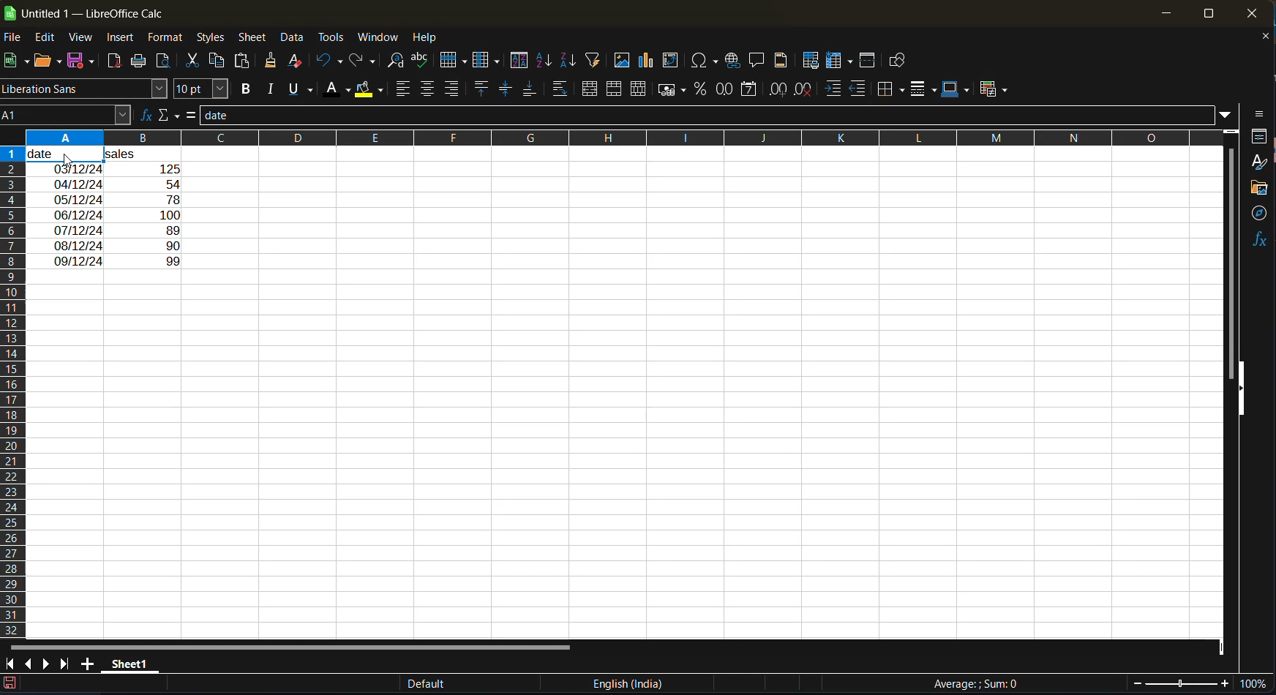 The height and width of the screenshot is (695, 1276). I want to click on insert, so click(123, 40).